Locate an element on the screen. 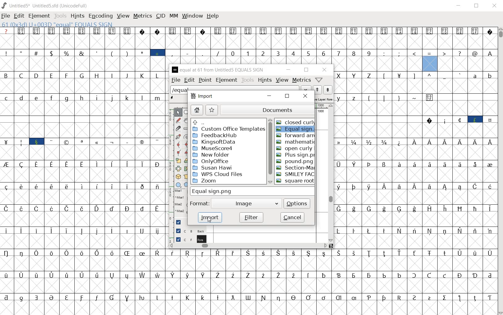  FORWARD is located at coordinates (296, 136).